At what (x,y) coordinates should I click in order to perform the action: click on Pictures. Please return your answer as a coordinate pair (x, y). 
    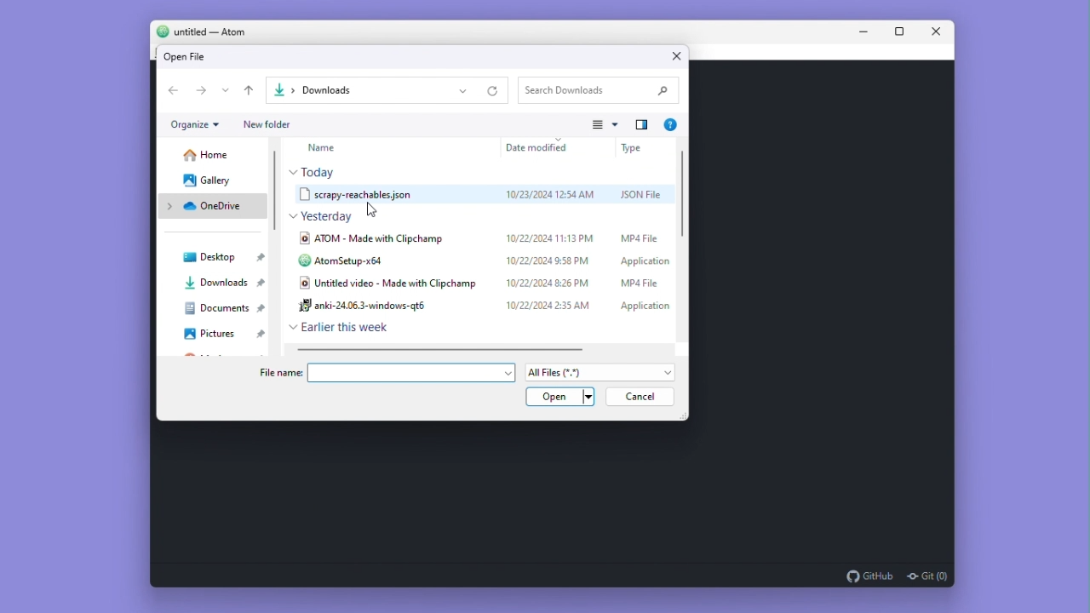
    Looking at the image, I should click on (226, 334).